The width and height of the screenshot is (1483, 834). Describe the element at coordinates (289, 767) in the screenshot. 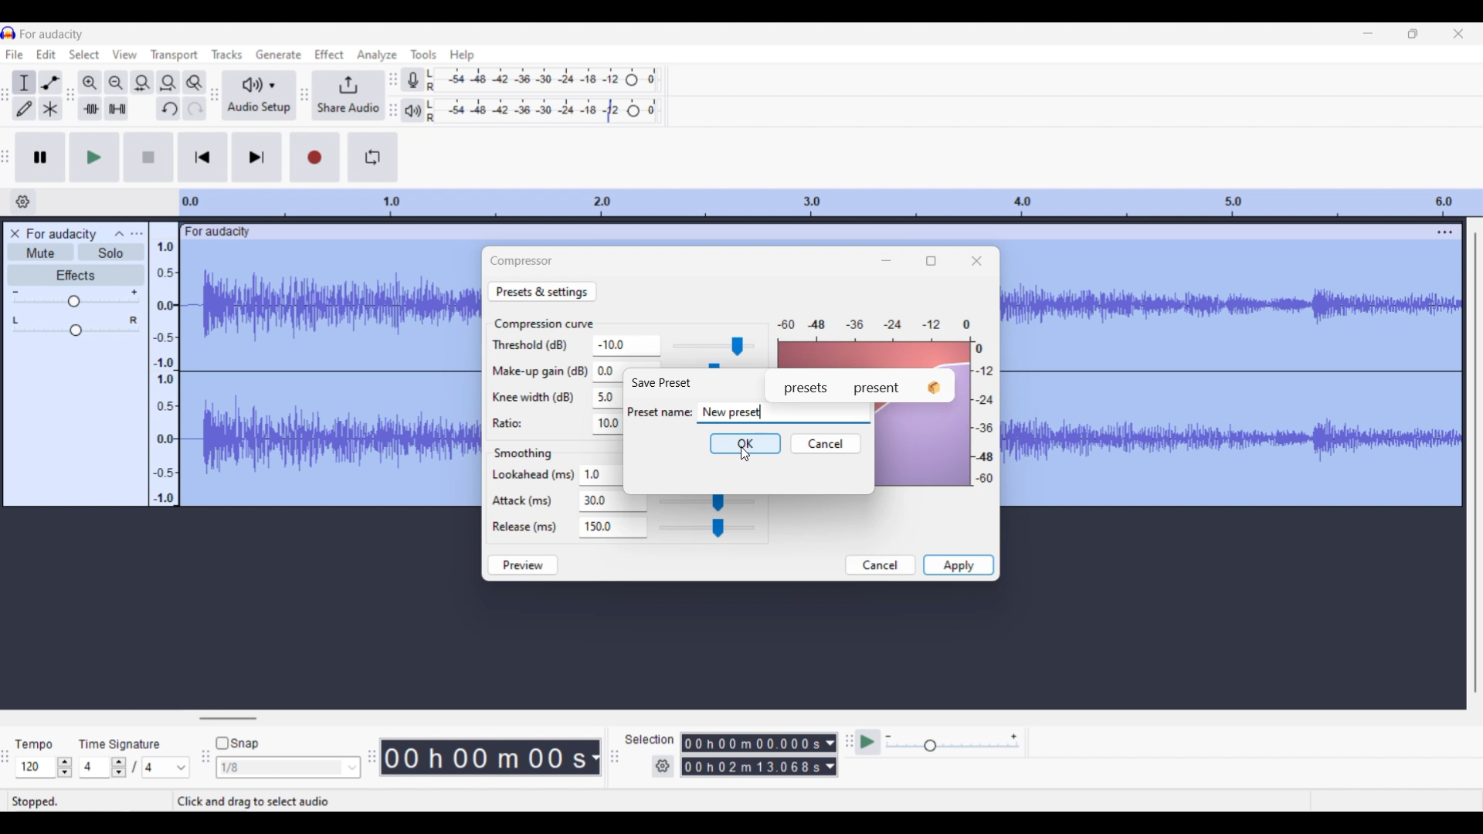

I see `Snap options` at that location.